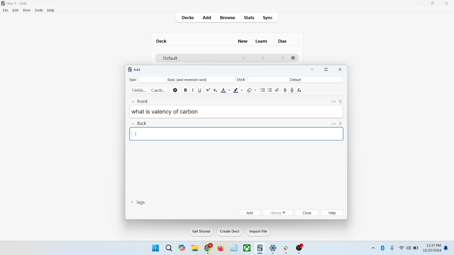 The width and height of the screenshot is (454, 255). Describe the element at coordinates (243, 41) in the screenshot. I see `new` at that location.